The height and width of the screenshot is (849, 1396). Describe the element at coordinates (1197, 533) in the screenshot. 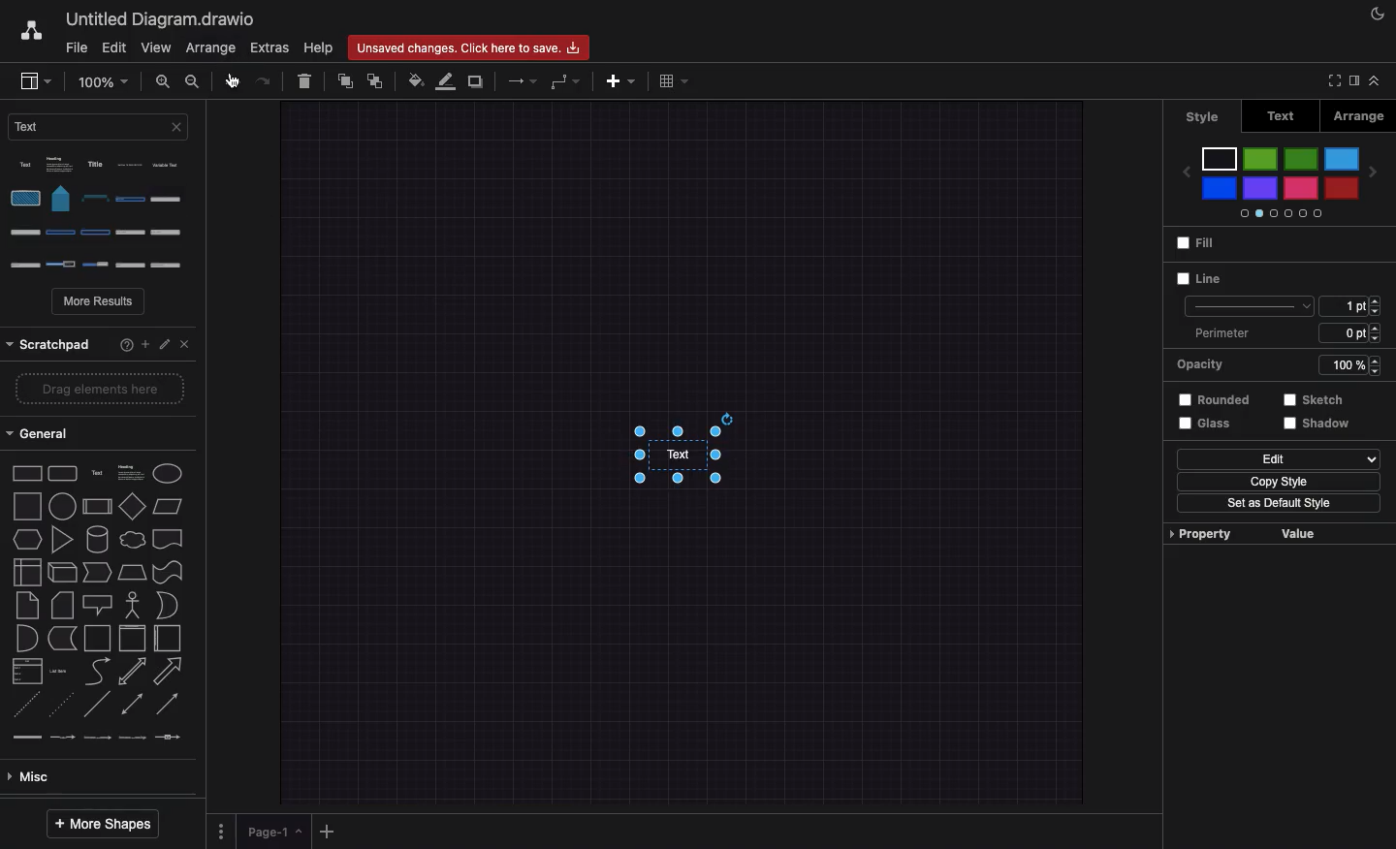

I see `Property` at that location.